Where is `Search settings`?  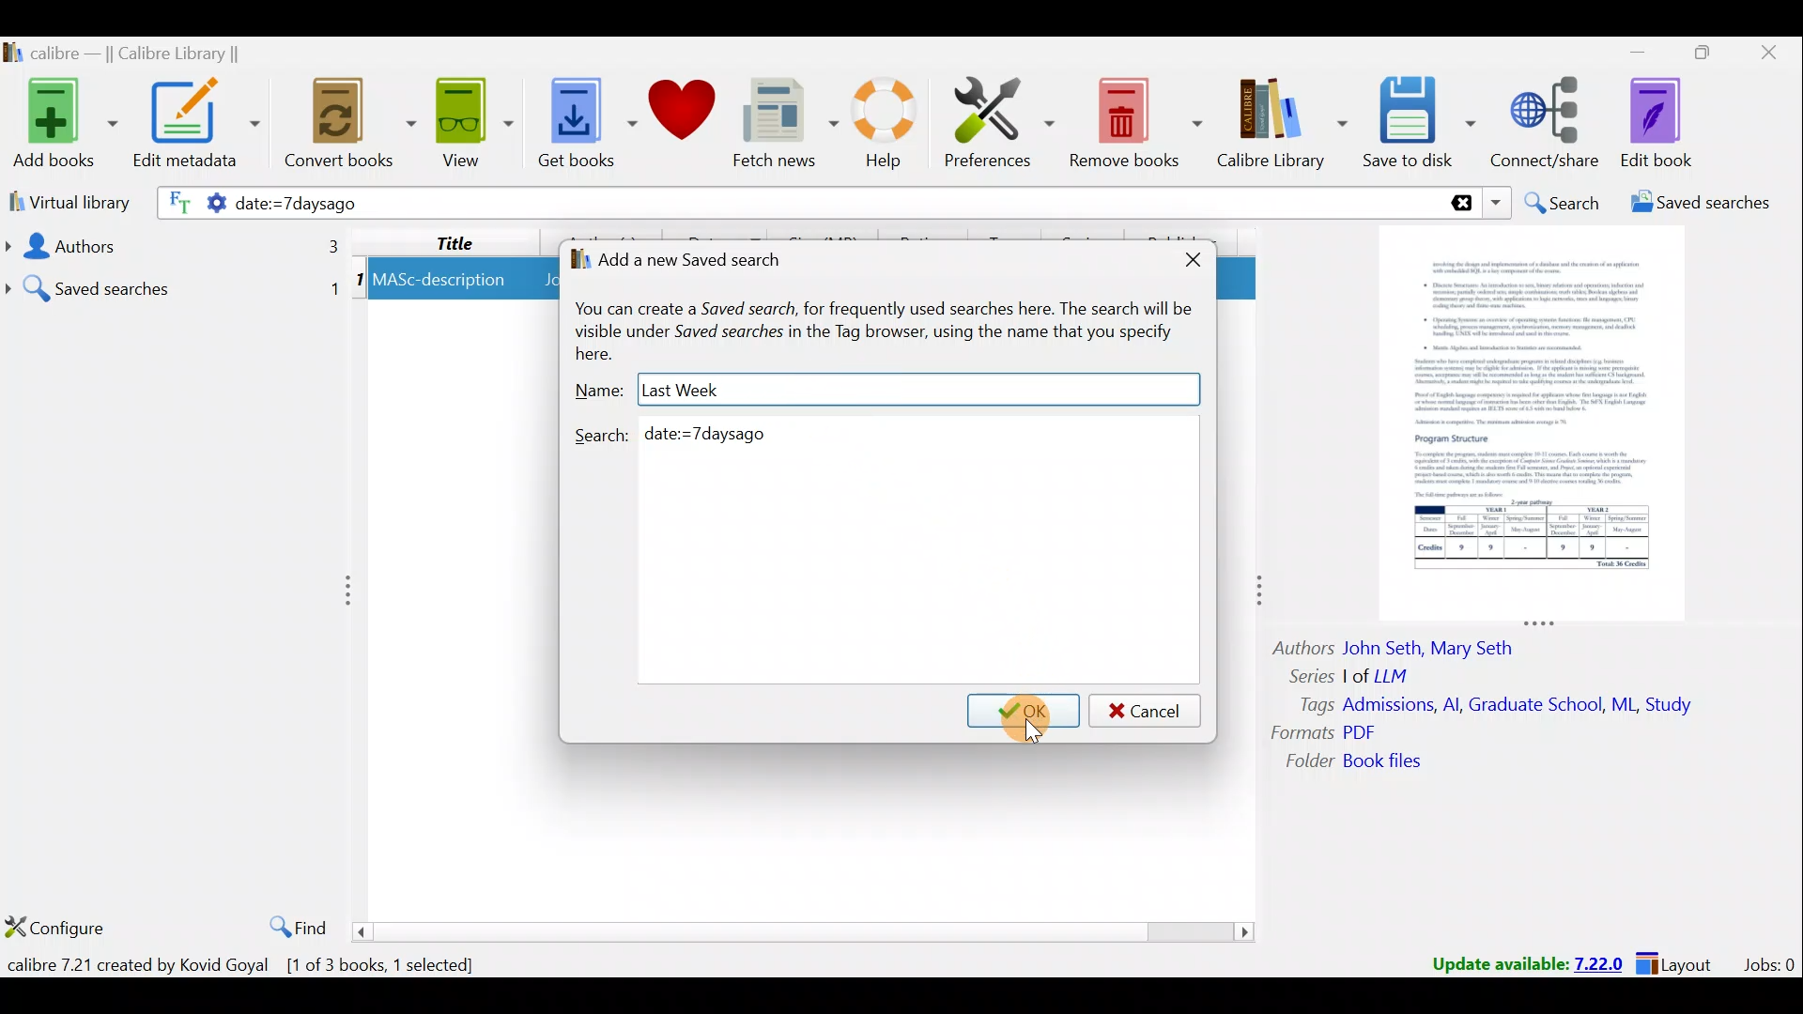
Search settings is located at coordinates (190, 206).